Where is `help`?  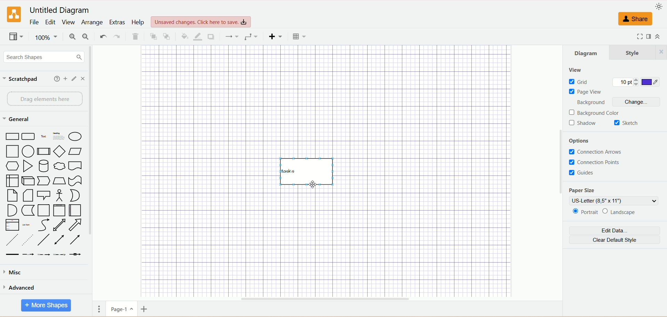
help is located at coordinates (57, 78).